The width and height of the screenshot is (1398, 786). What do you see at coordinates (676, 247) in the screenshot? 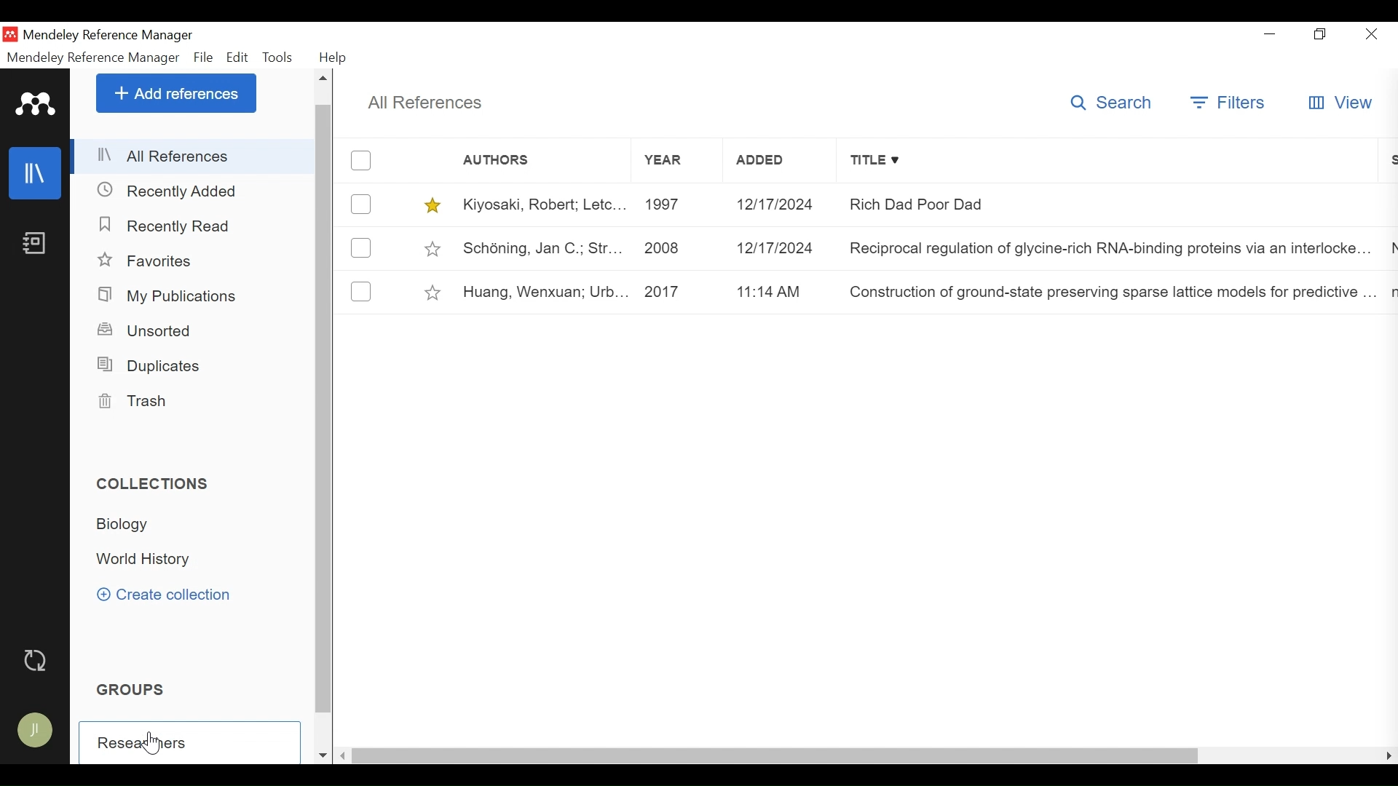
I see `2008` at bounding box center [676, 247].